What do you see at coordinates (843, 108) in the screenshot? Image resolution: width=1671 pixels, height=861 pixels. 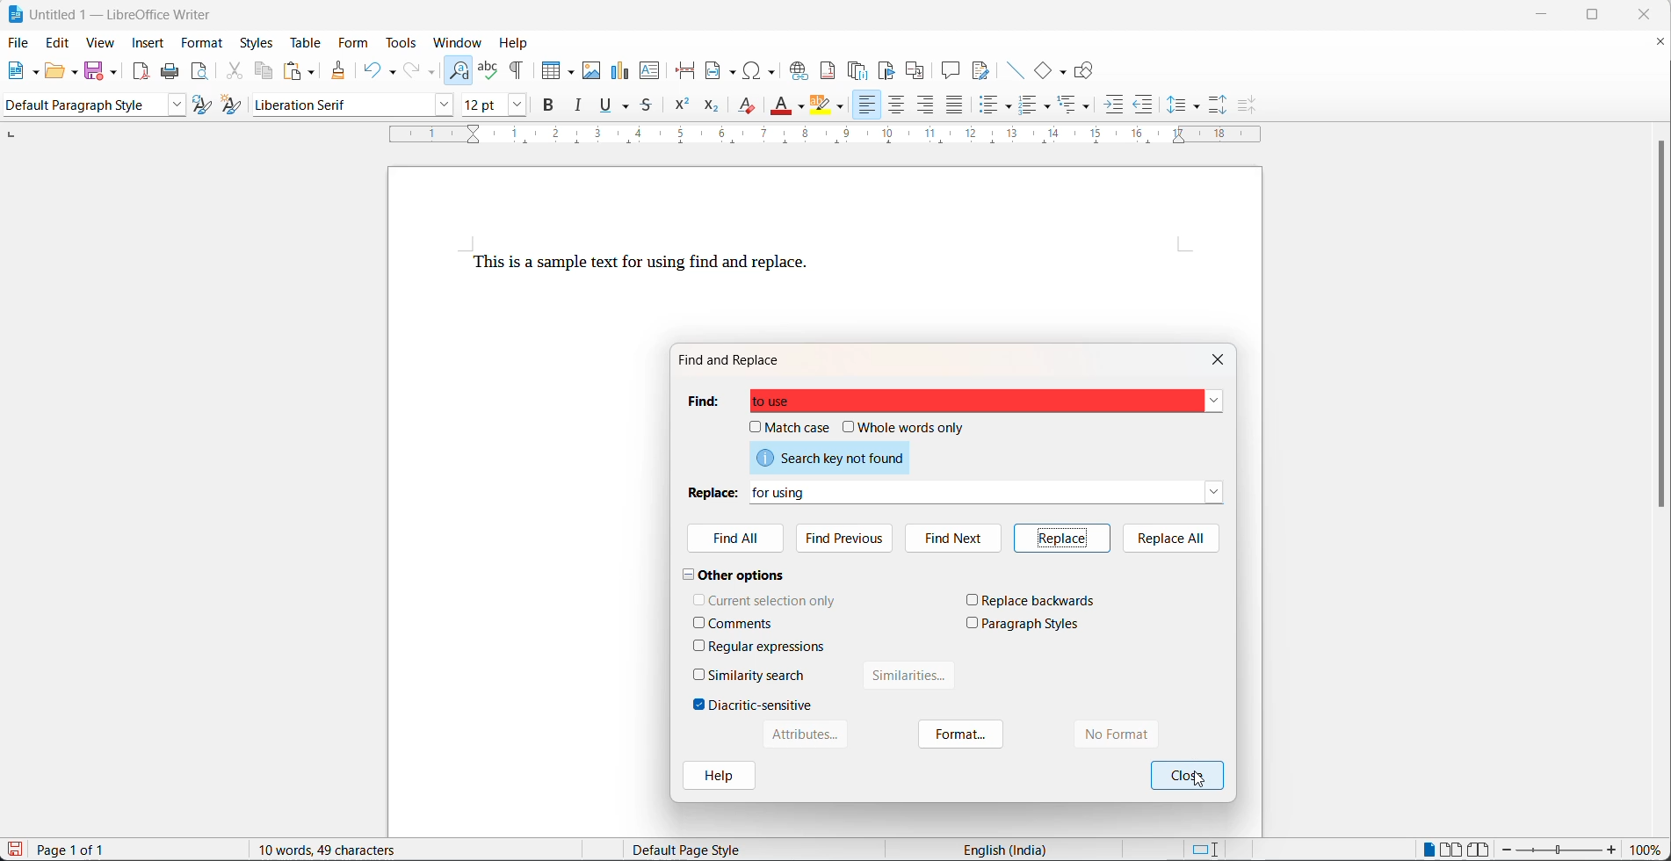 I see `character highlighting options` at bounding box center [843, 108].